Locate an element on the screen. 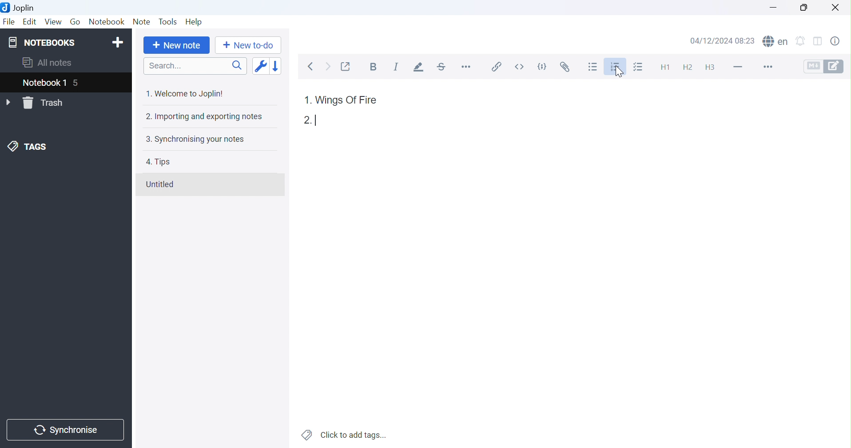 This screenshot has width=851, height=448. New note is located at coordinates (177, 46).